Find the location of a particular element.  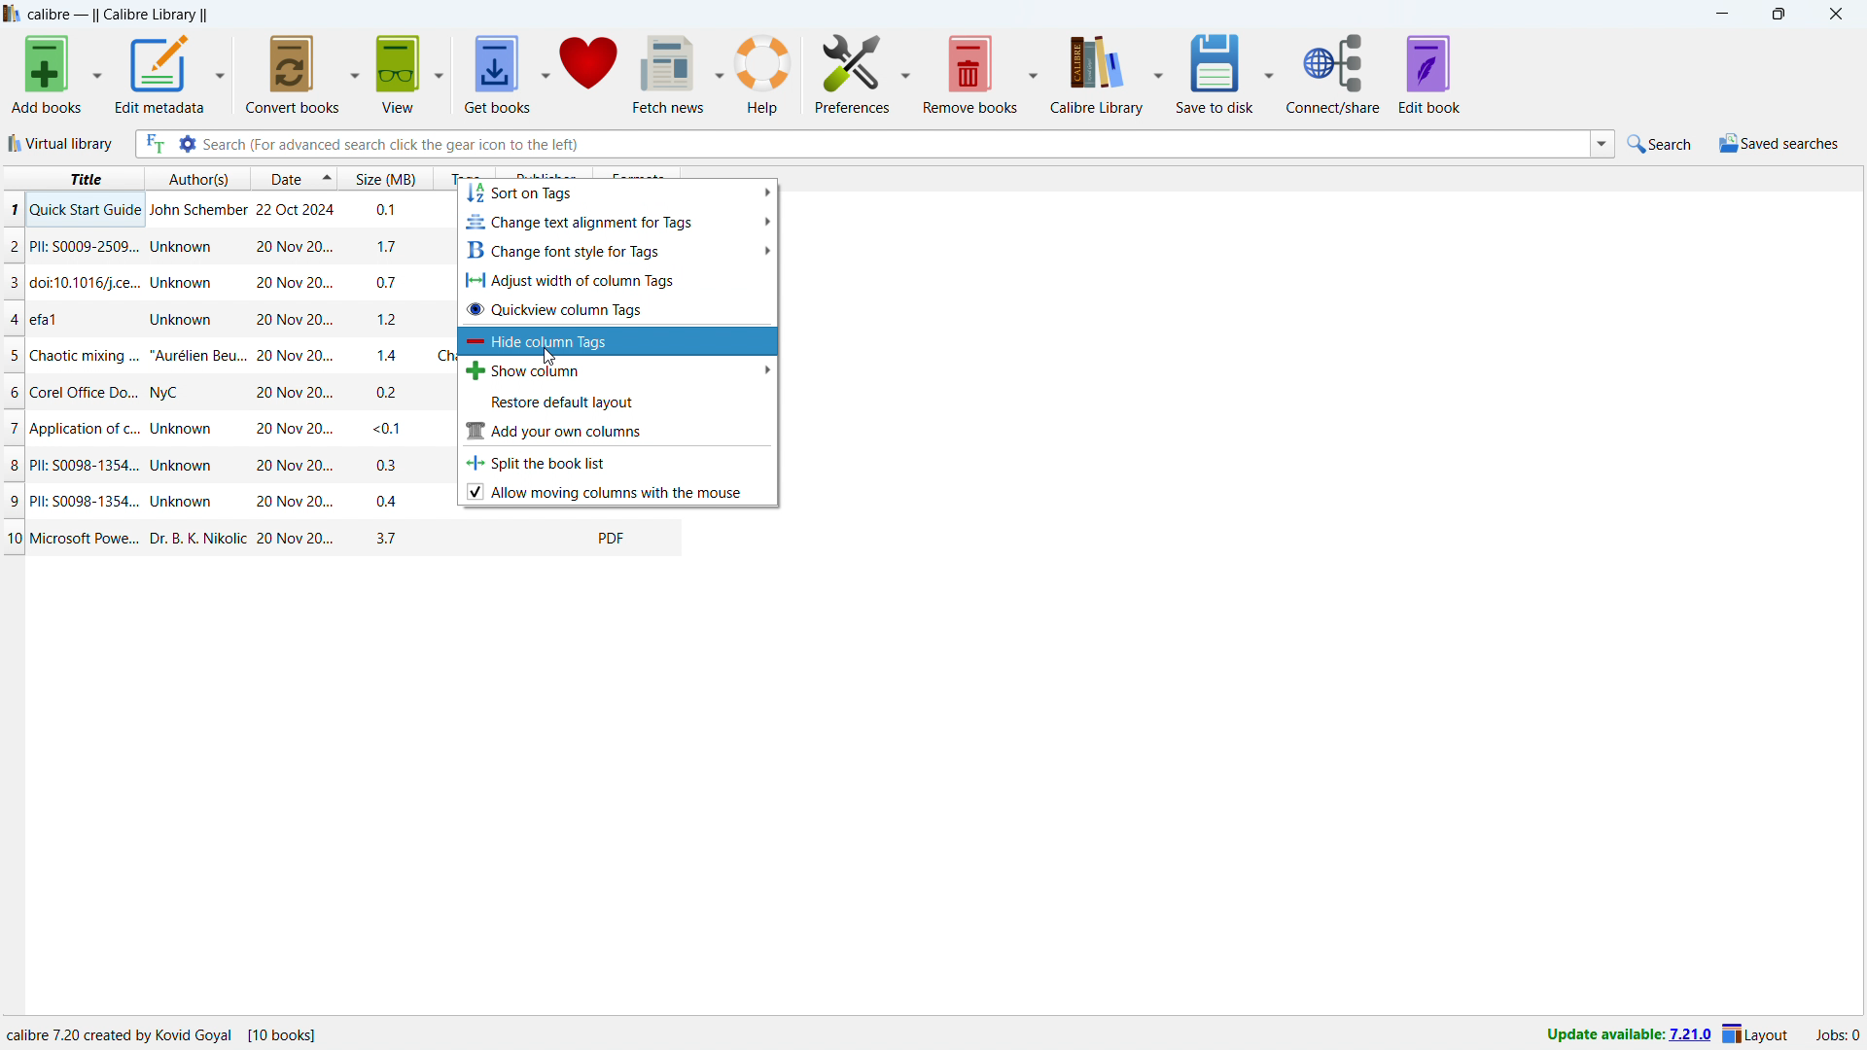

calibre library options is located at coordinates (1160, 74).